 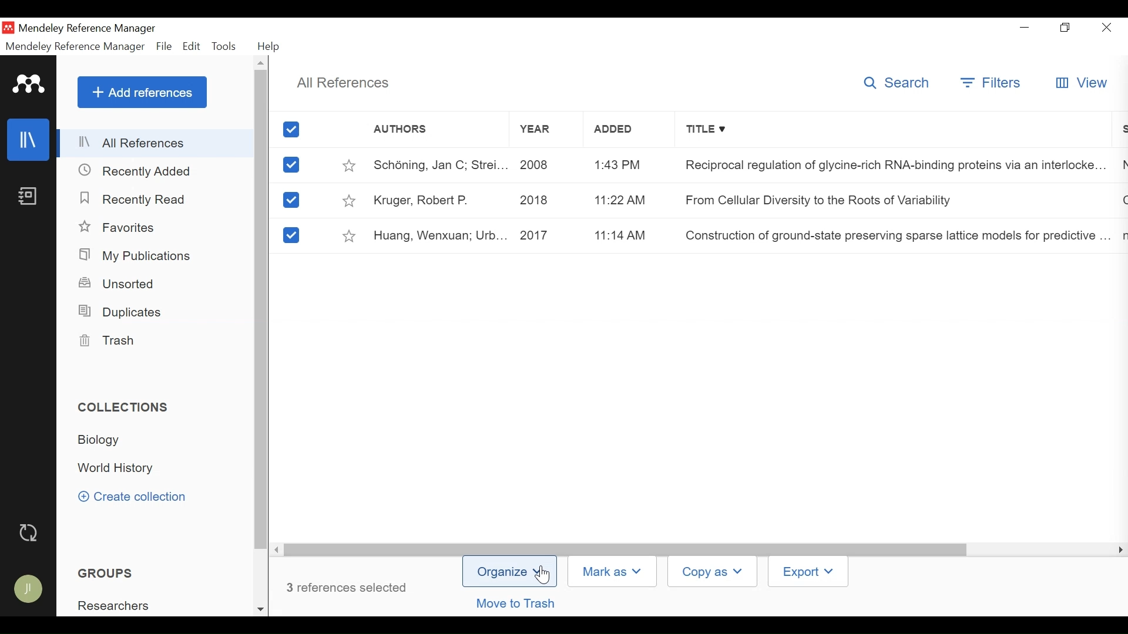 What do you see at coordinates (623, 235) in the screenshot?
I see `11:14 AM` at bounding box center [623, 235].